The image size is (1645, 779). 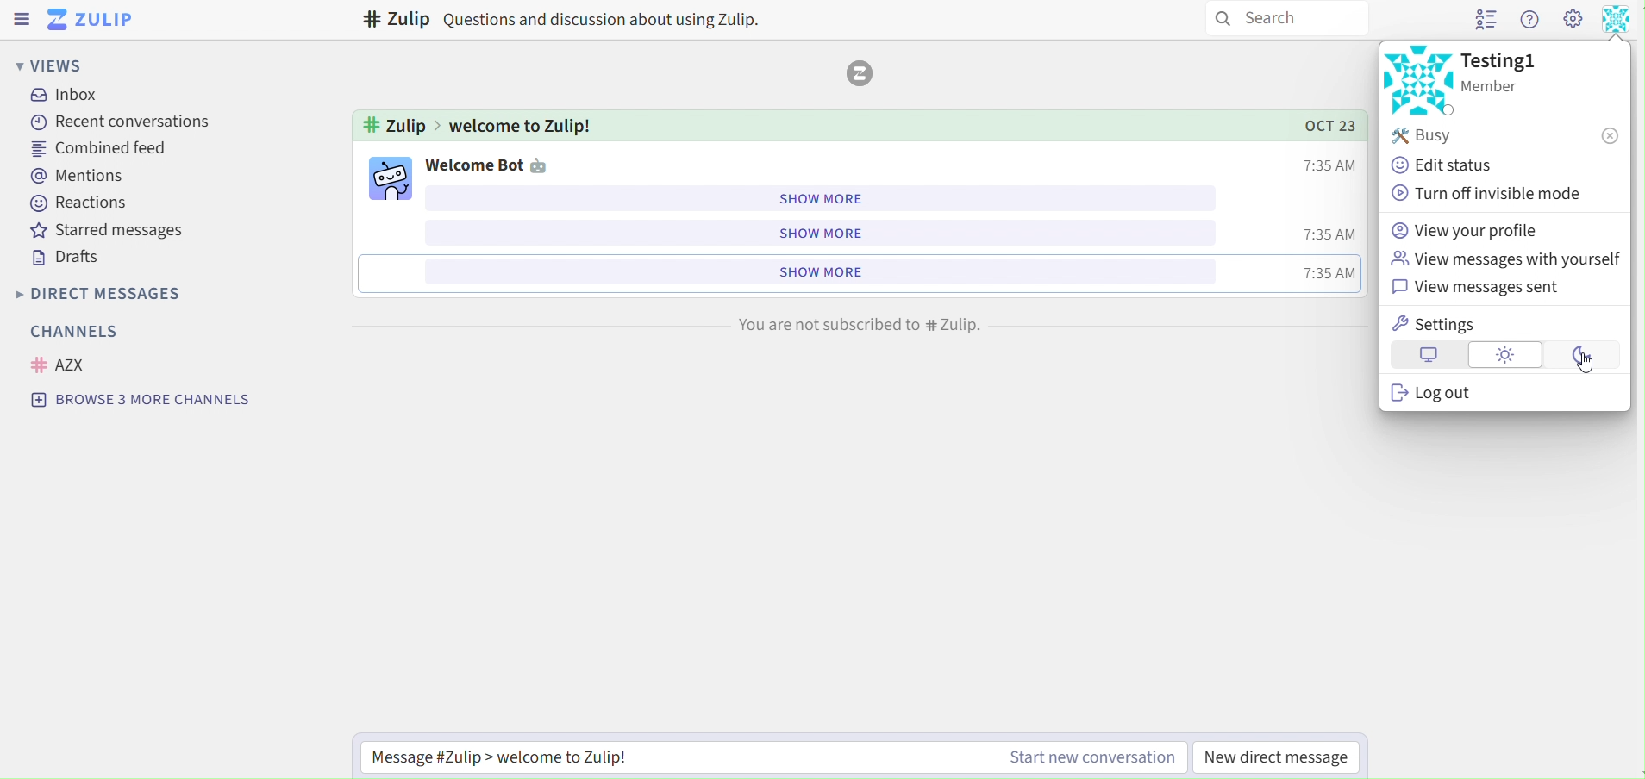 I want to click on OCT 23, so click(x=1319, y=125).